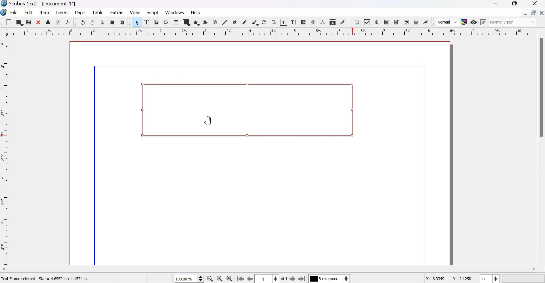 Image resolution: width=545 pixels, height=283 pixels. What do you see at coordinates (112, 22) in the screenshot?
I see `copy` at bounding box center [112, 22].